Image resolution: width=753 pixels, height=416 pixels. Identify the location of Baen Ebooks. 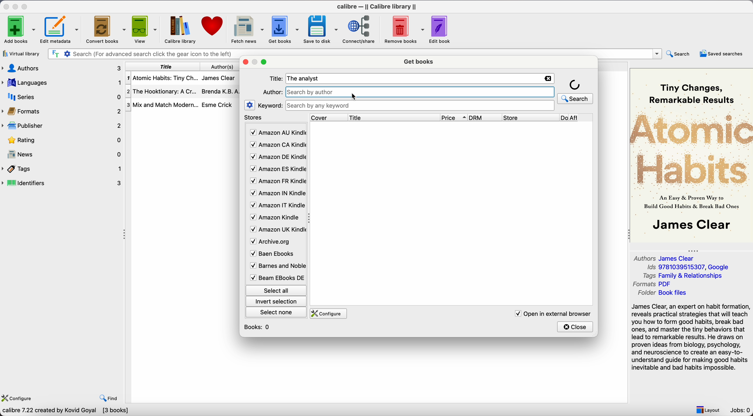
(274, 255).